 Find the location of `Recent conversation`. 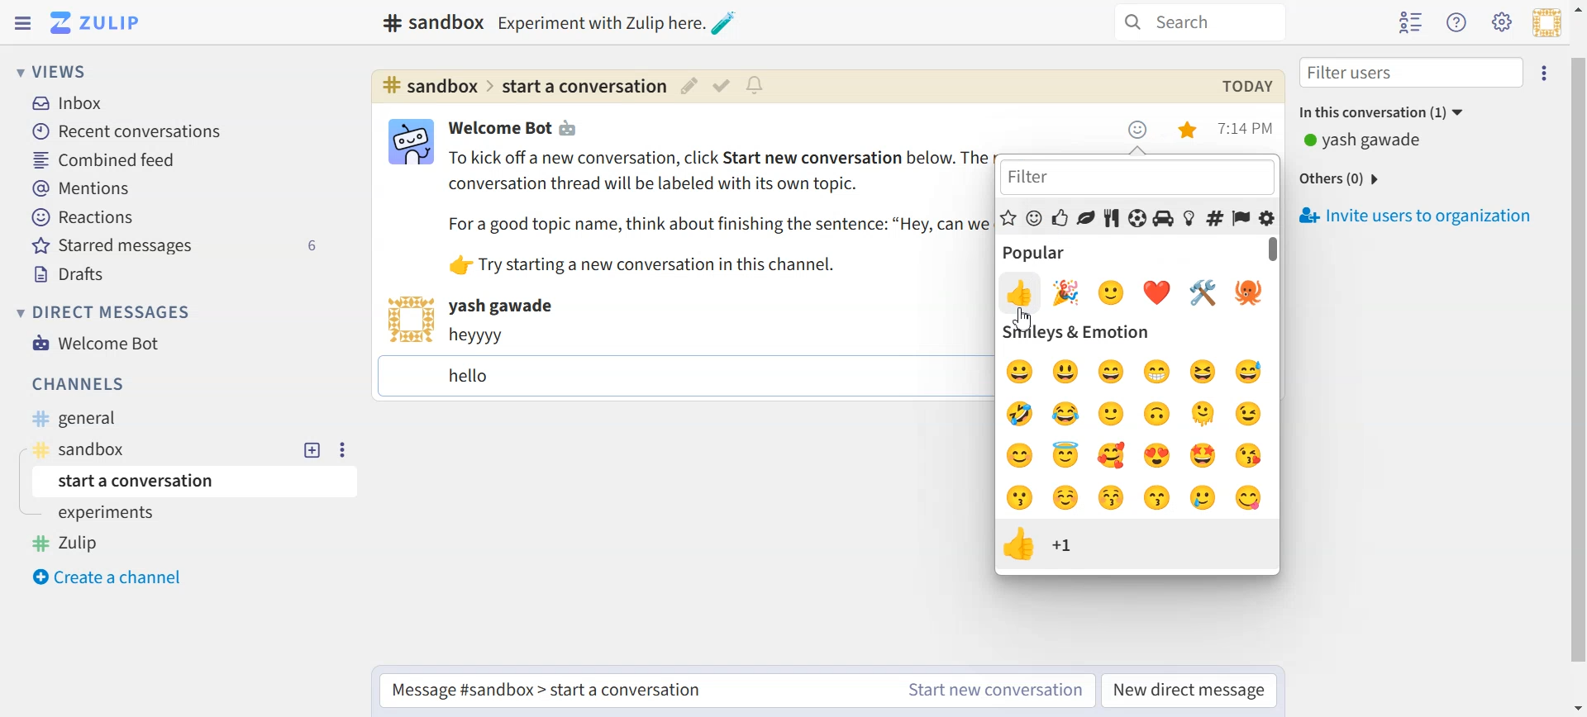

Recent conversation is located at coordinates (126, 131).